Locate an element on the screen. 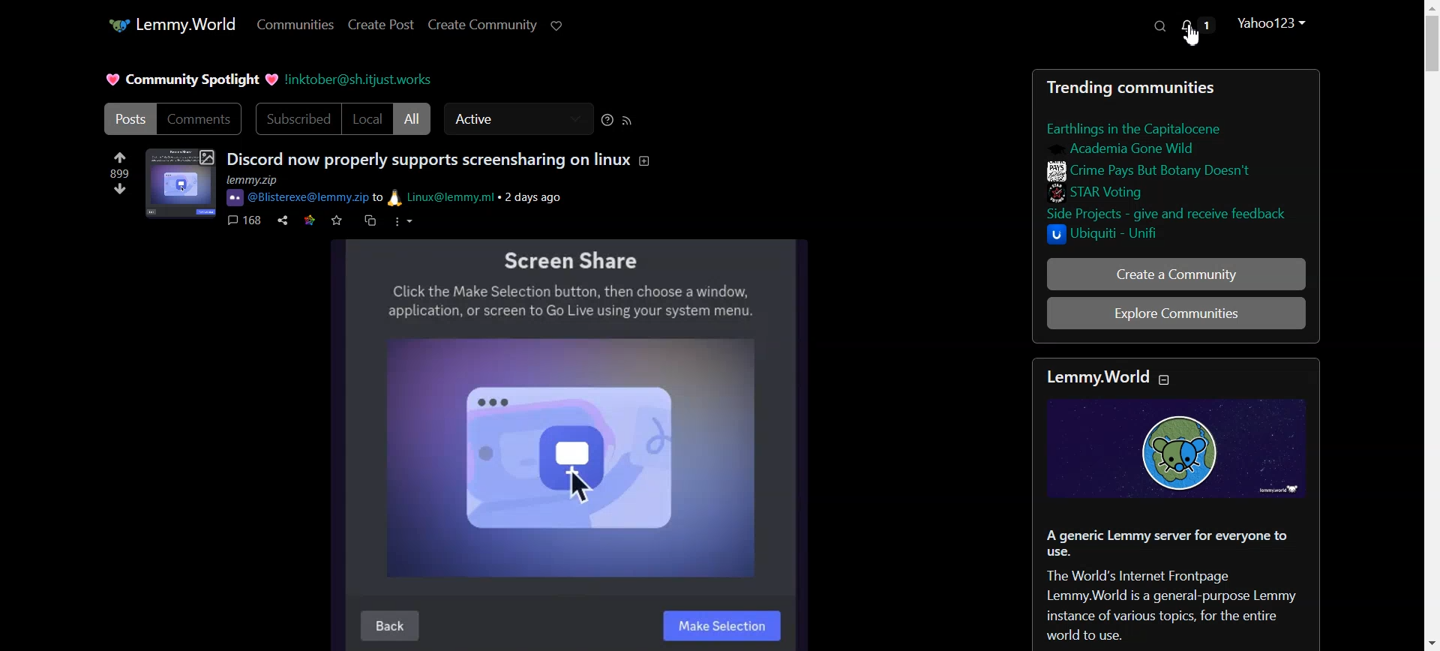 Image resolution: width=1440 pixels, height=651 pixels. Comments is located at coordinates (202, 118).